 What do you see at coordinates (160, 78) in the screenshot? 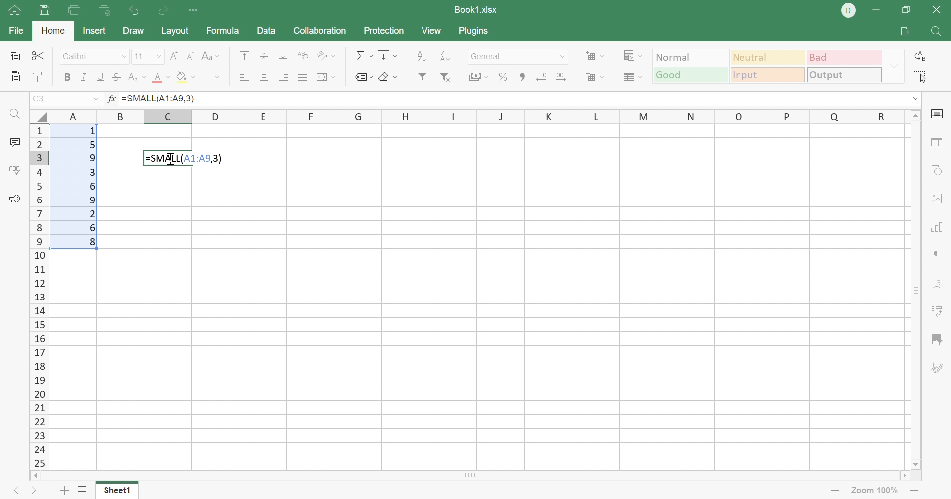
I see `Align top` at bounding box center [160, 78].